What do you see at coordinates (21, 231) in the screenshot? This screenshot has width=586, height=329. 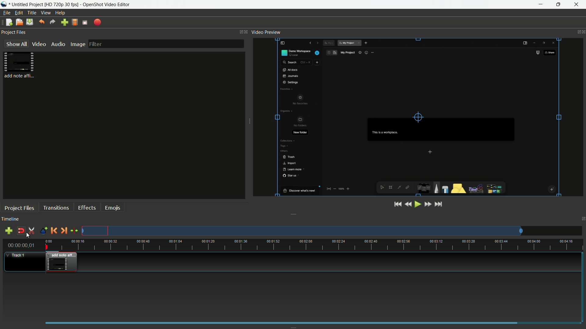 I see `disable snap` at bounding box center [21, 231].